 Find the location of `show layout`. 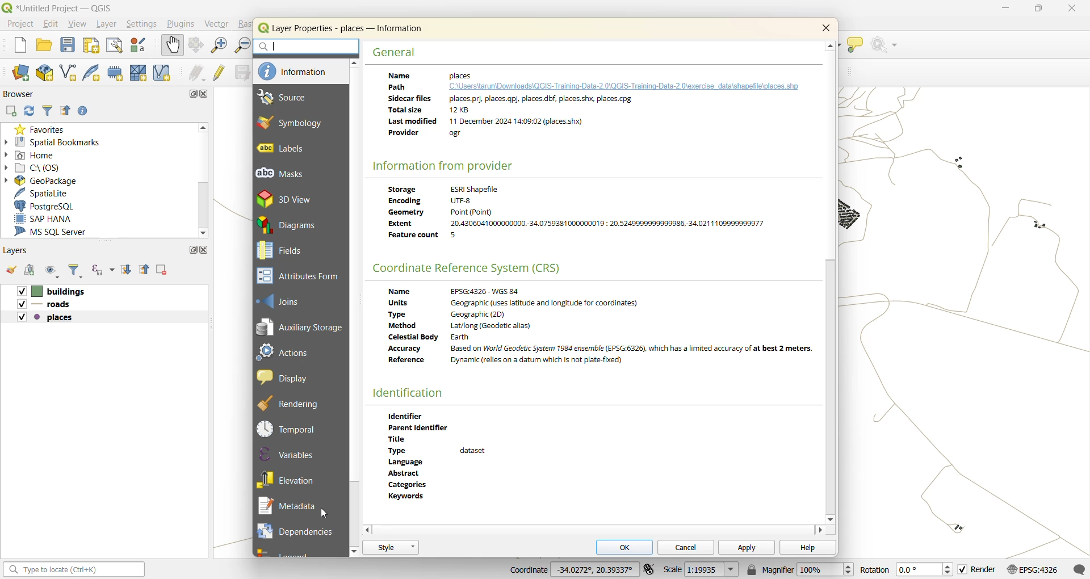

show layout is located at coordinates (116, 46).